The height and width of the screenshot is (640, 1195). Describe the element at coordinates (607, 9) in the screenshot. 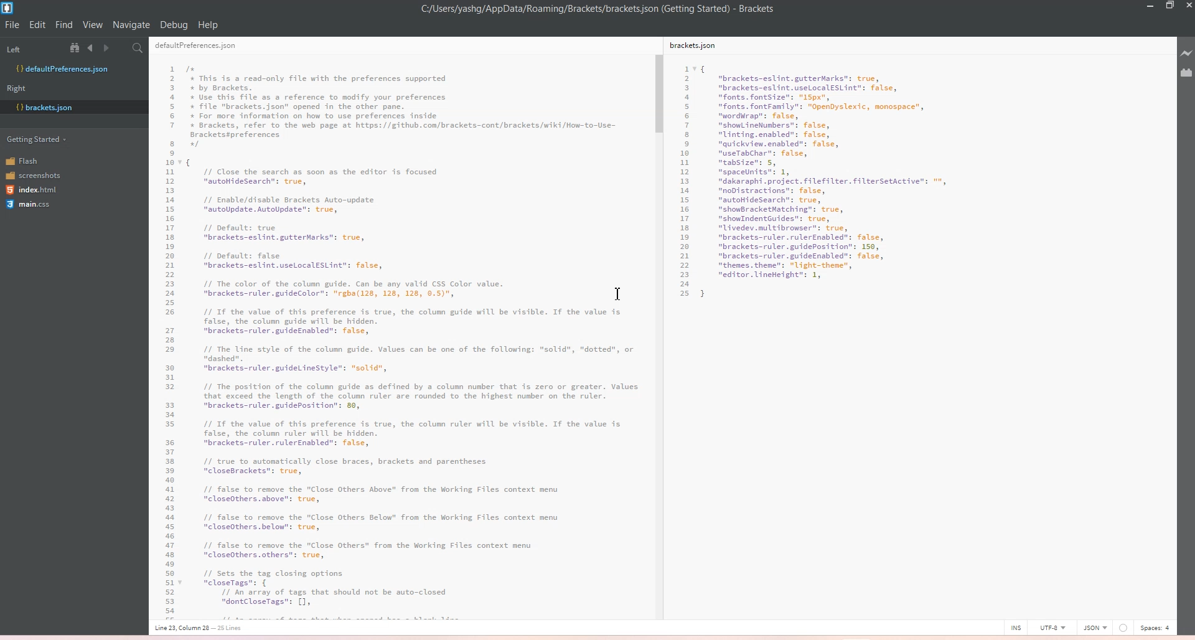

I see `C/Users/yashg/AppData/Roaming/Brackets/brackets json (Getting Started) - Brackets` at that location.